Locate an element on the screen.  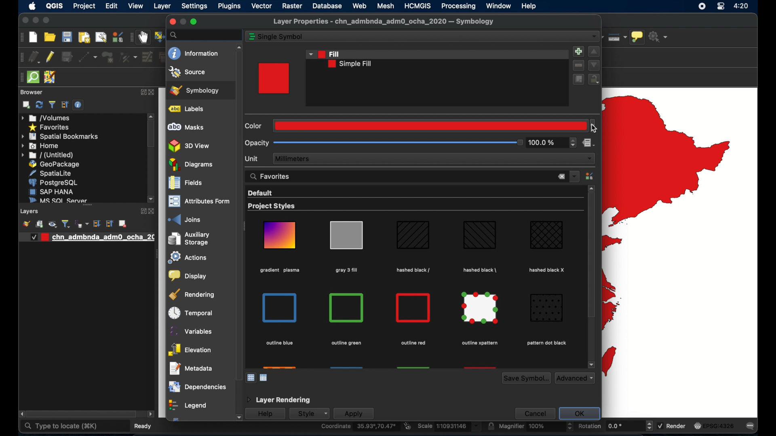
HCMGIS is located at coordinates (418, 6).